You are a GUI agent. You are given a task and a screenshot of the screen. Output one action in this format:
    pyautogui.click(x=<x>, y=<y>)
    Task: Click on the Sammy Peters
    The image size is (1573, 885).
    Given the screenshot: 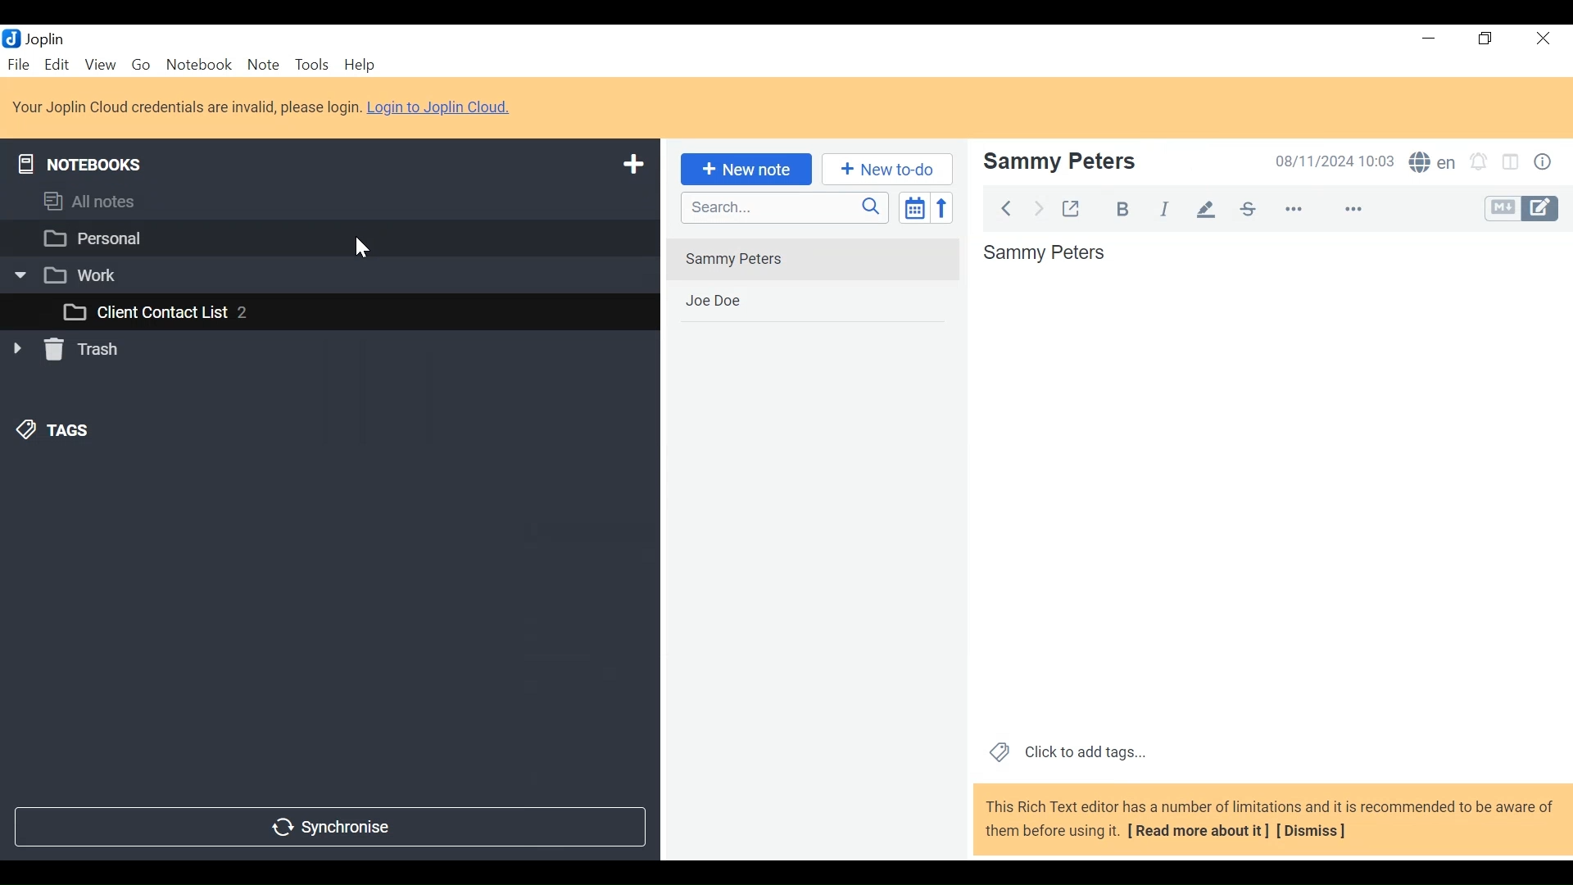 What is the action you would take?
    pyautogui.click(x=1047, y=256)
    